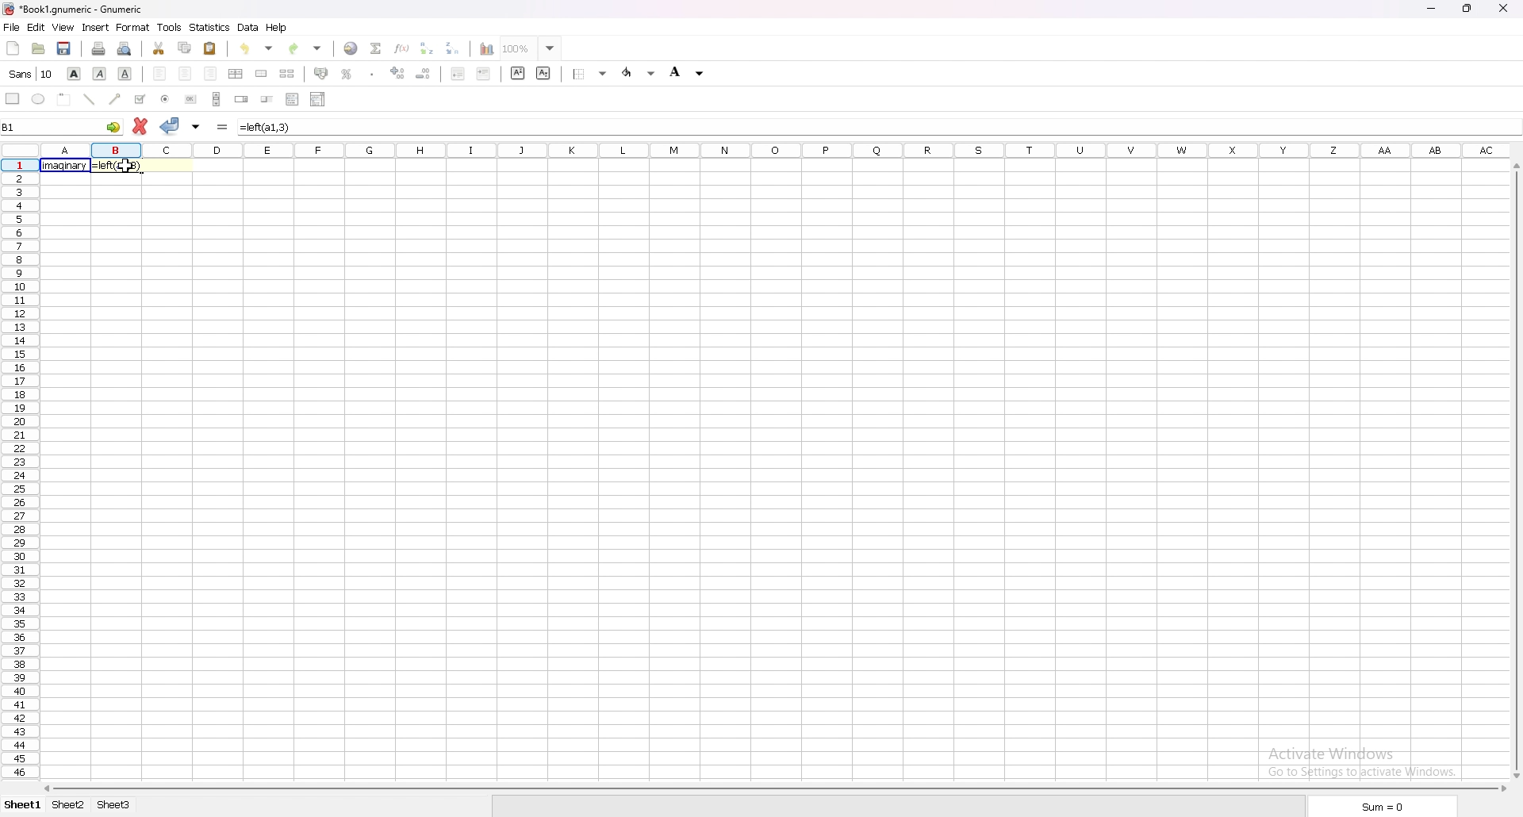  I want to click on cut, so click(159, 48).